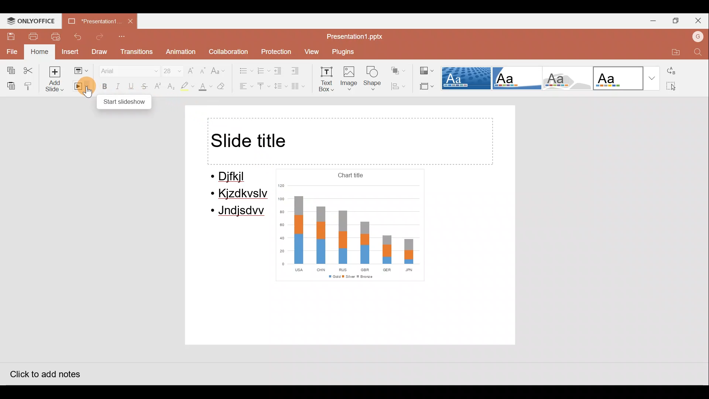 The width and height of the screenshot is (709, 399). I want to click on Change slide layout, so click(82, 71).